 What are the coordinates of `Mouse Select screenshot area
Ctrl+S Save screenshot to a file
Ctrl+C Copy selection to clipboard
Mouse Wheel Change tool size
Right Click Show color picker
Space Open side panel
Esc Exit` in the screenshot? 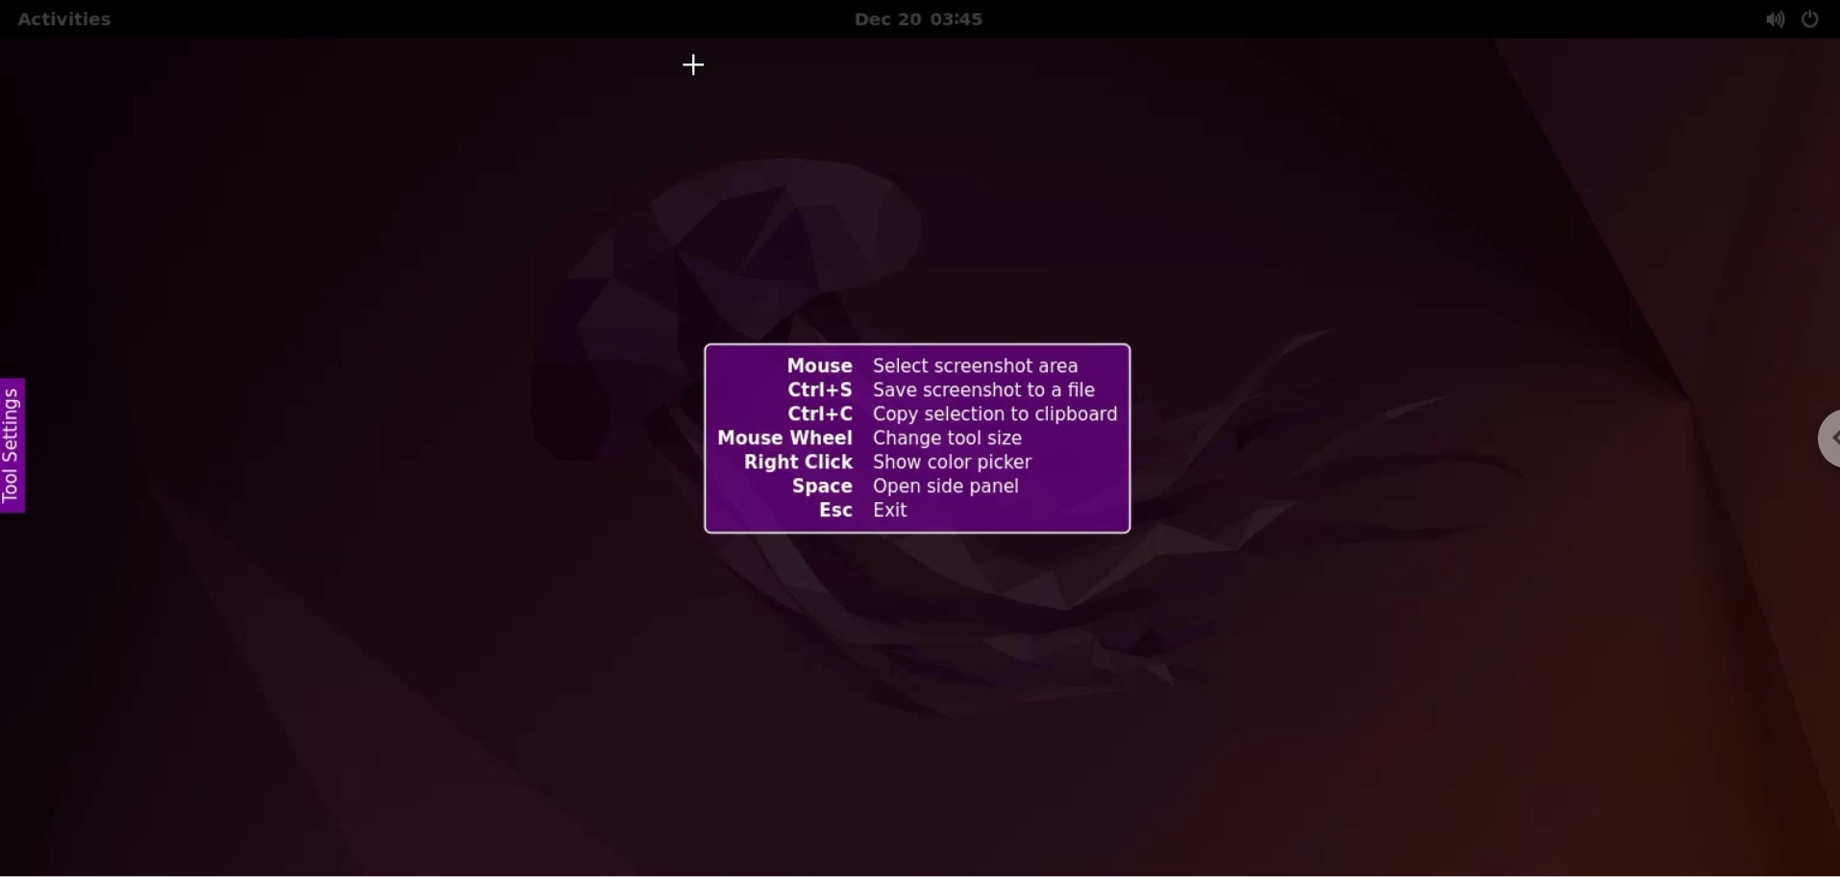 It's located at (935, 518).